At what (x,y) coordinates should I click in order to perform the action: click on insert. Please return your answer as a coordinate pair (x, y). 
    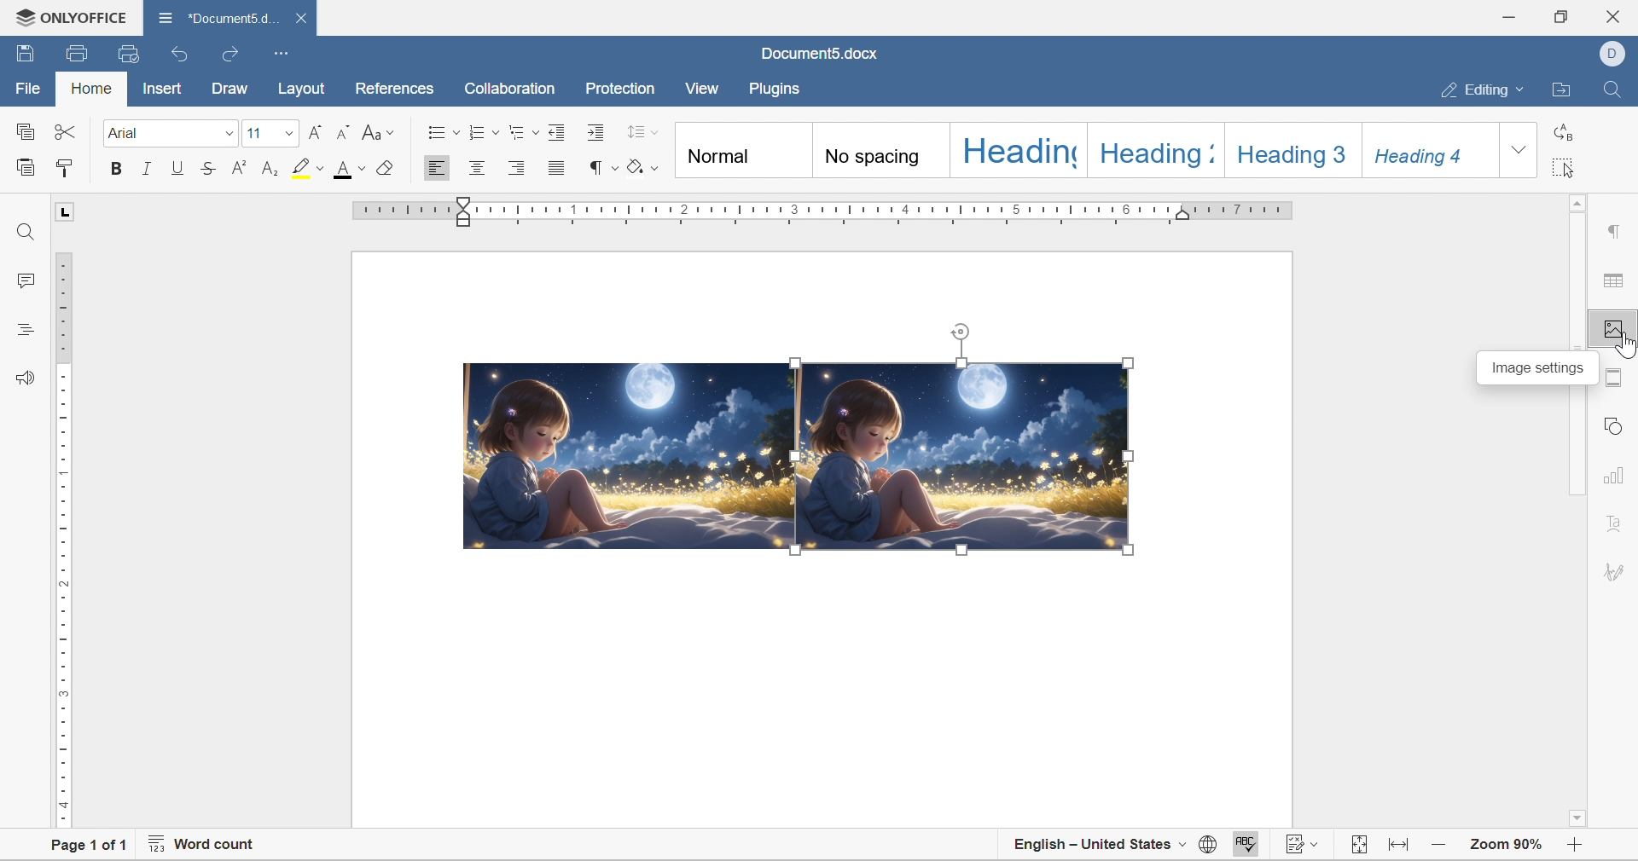
    Looking at the image, I should click on (162, 90).